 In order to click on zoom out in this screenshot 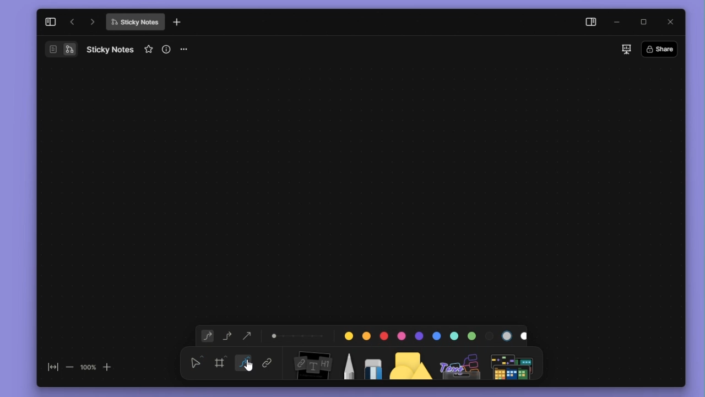, I will do `click(69, 367)`.